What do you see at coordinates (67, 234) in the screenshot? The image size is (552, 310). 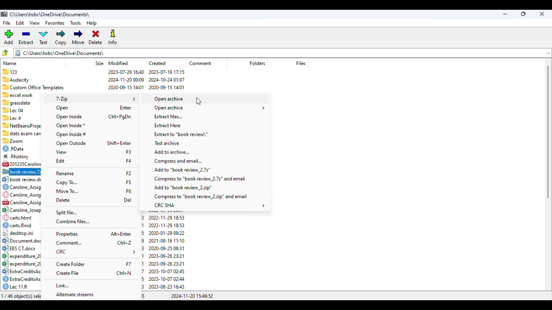 I see `properties` at bounding box center [67, 234].